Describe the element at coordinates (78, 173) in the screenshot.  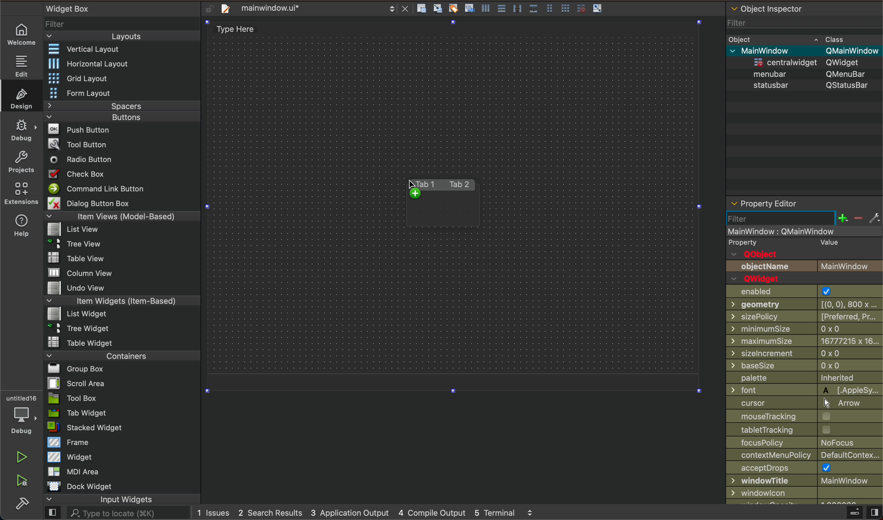
I see `Check Box` at that location.